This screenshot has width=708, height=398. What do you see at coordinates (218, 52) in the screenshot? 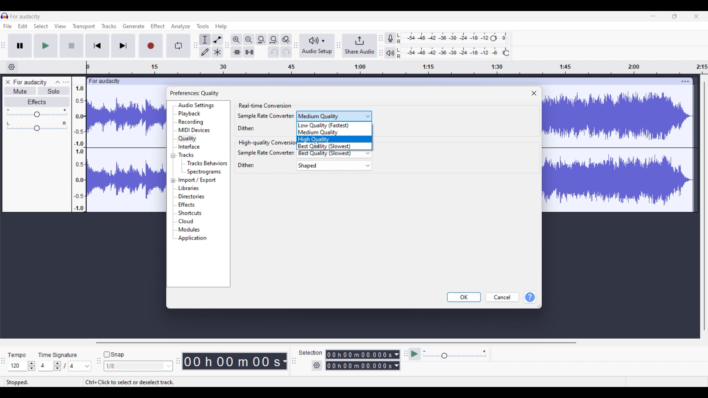
I see `Multi-tool` at bounding box center [218, 52].